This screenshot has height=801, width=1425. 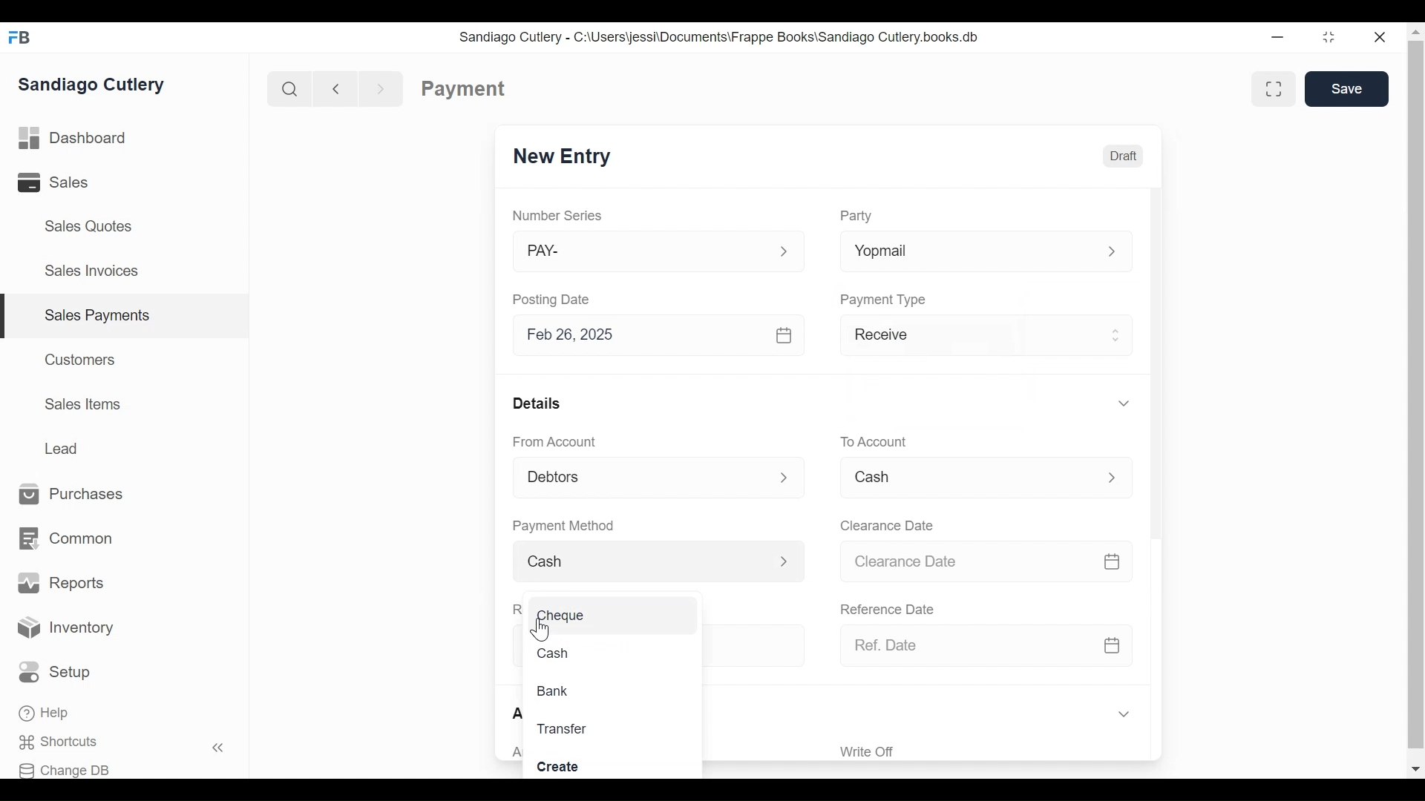 I want to click on Sales Quotes, so click(x=87, y=226).